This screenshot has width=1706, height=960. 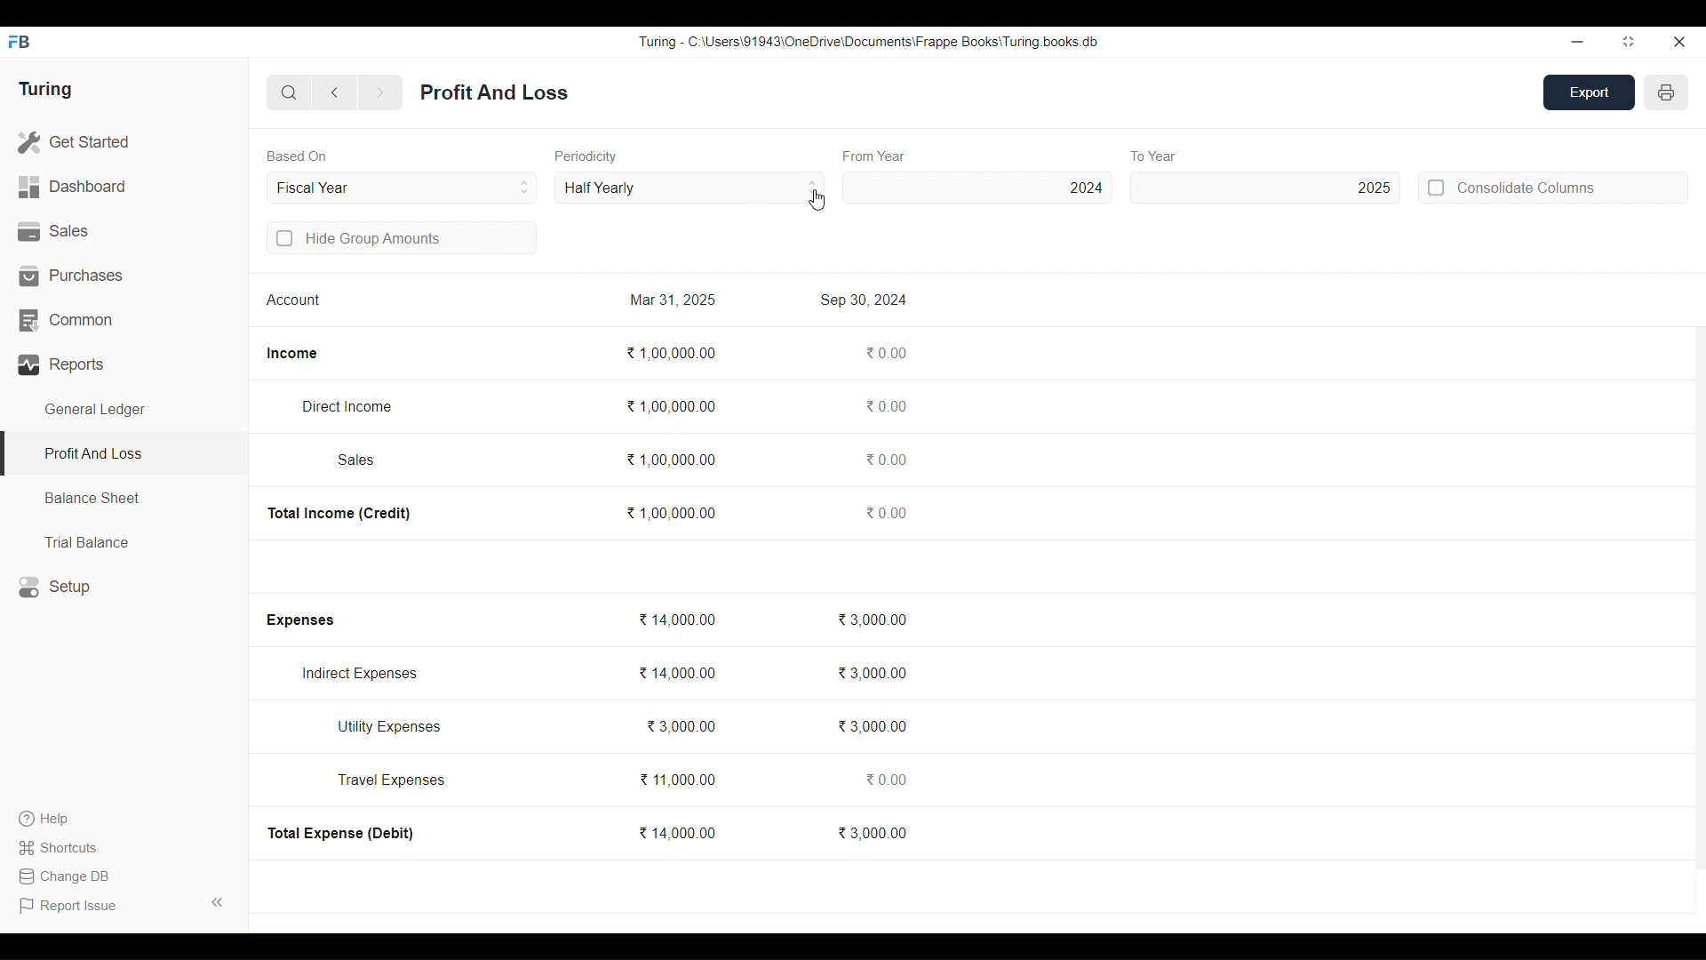 I want to click on 0.00, so click(x=885, y=780).